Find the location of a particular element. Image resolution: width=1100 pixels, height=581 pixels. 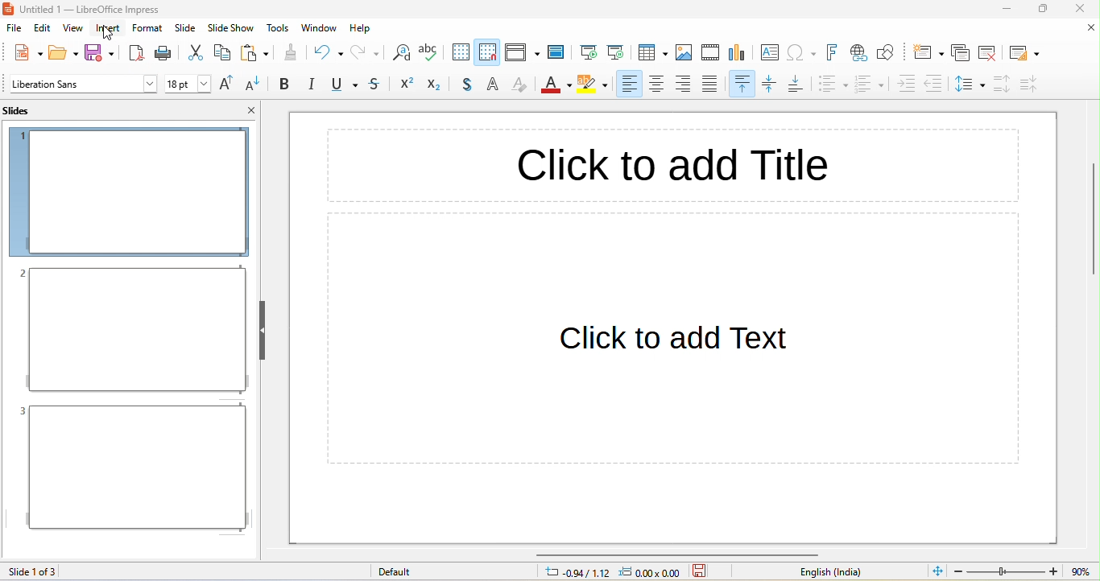

click to save the document is located at coordinates (701, 573).